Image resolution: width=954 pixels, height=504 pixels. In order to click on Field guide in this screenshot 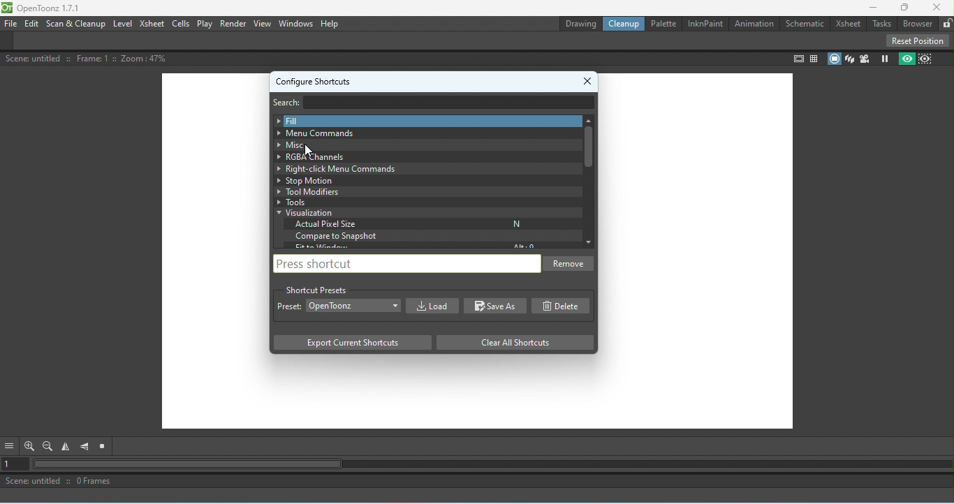, I will do `click(814, 58)`.